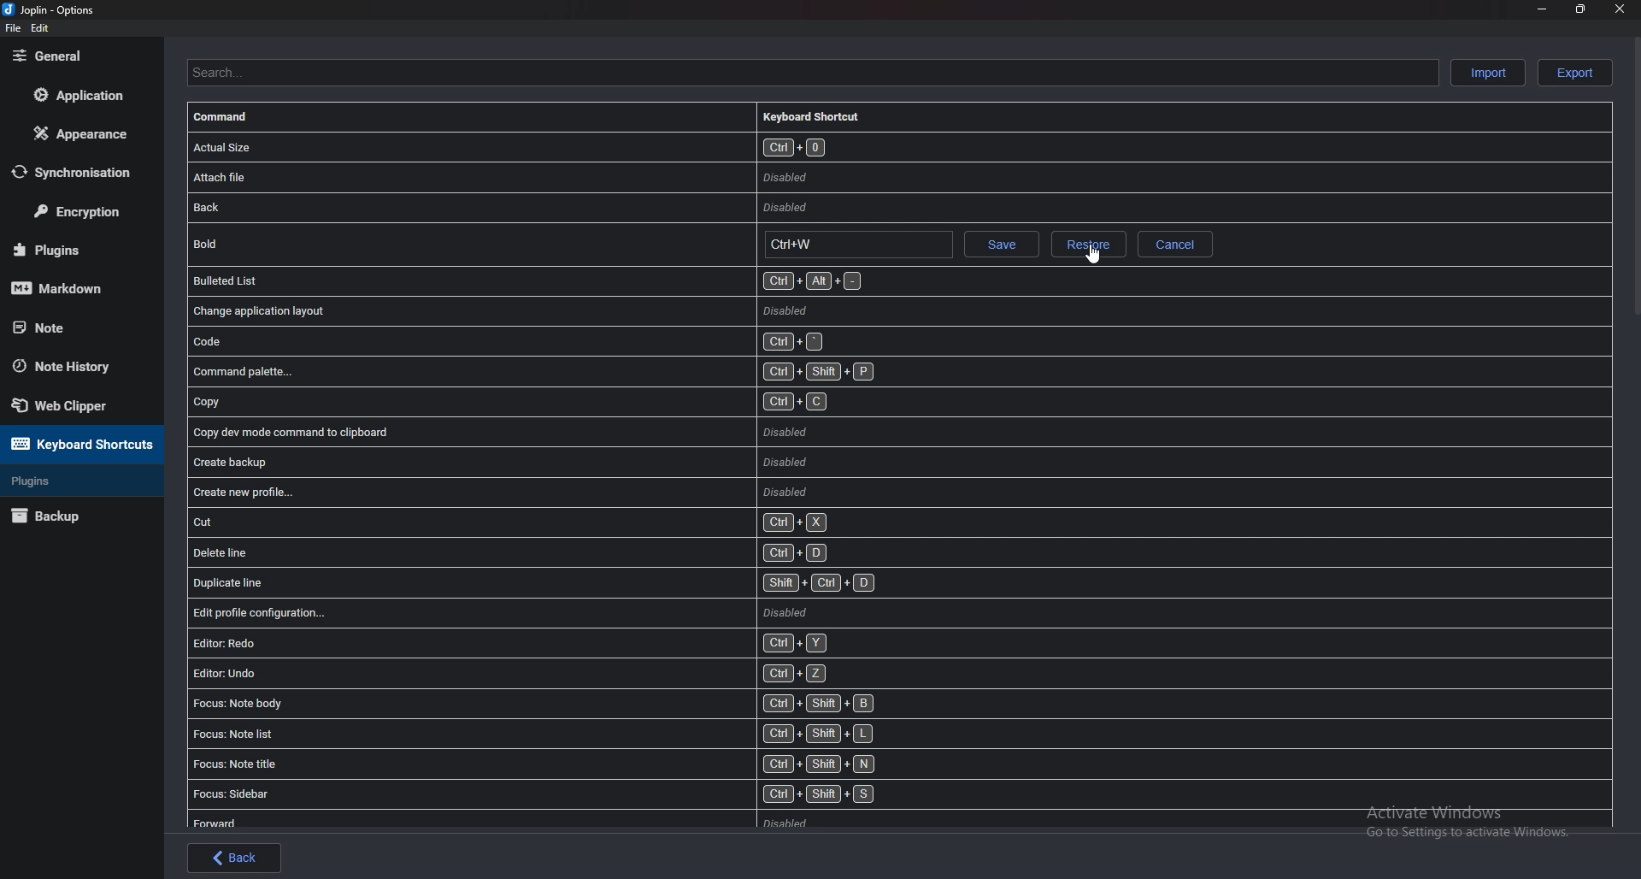 The height and width of the screenshot is (879, 1641). I want to click on Import, so click(1487, 72).